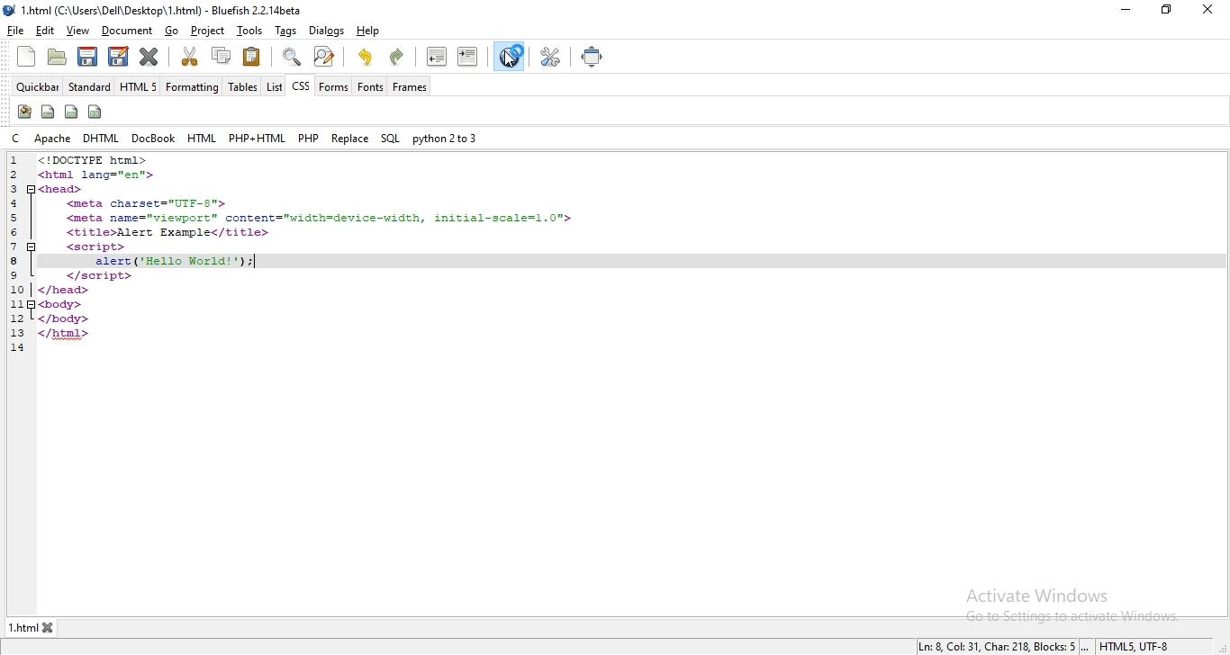 This screenshot has height=655, width=1230. Describe the element at coordinates (1065, 618) in the screenshot. I see `go to settings to activate  windows` at that location.